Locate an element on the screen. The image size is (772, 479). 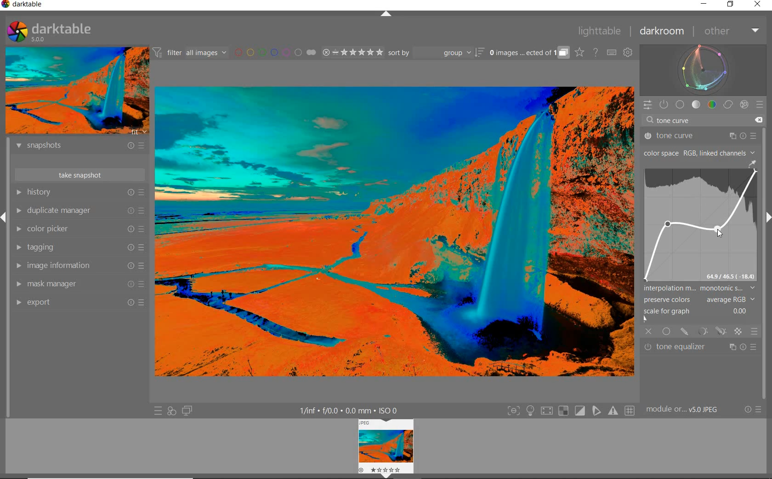
tone curve is located at coordinates (700, 122).